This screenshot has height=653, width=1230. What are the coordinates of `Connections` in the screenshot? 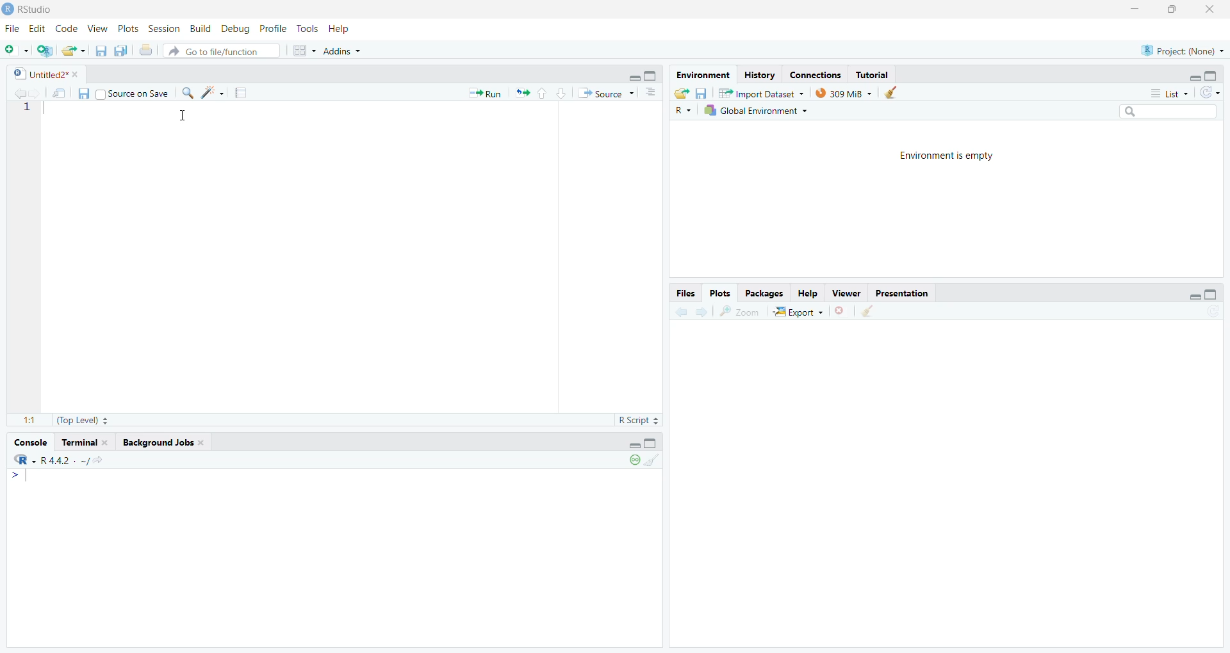 It's located at (817, 74).